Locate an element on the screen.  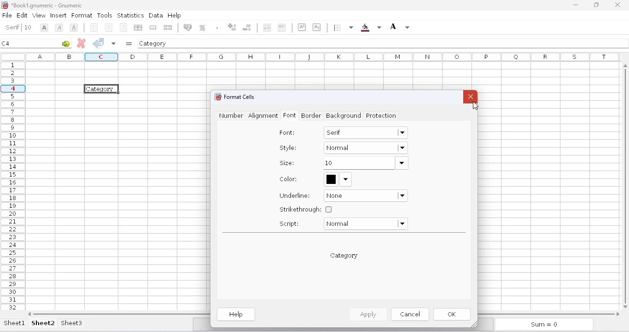
increase the number of decimals displayed is located at coordinates (248, 27).